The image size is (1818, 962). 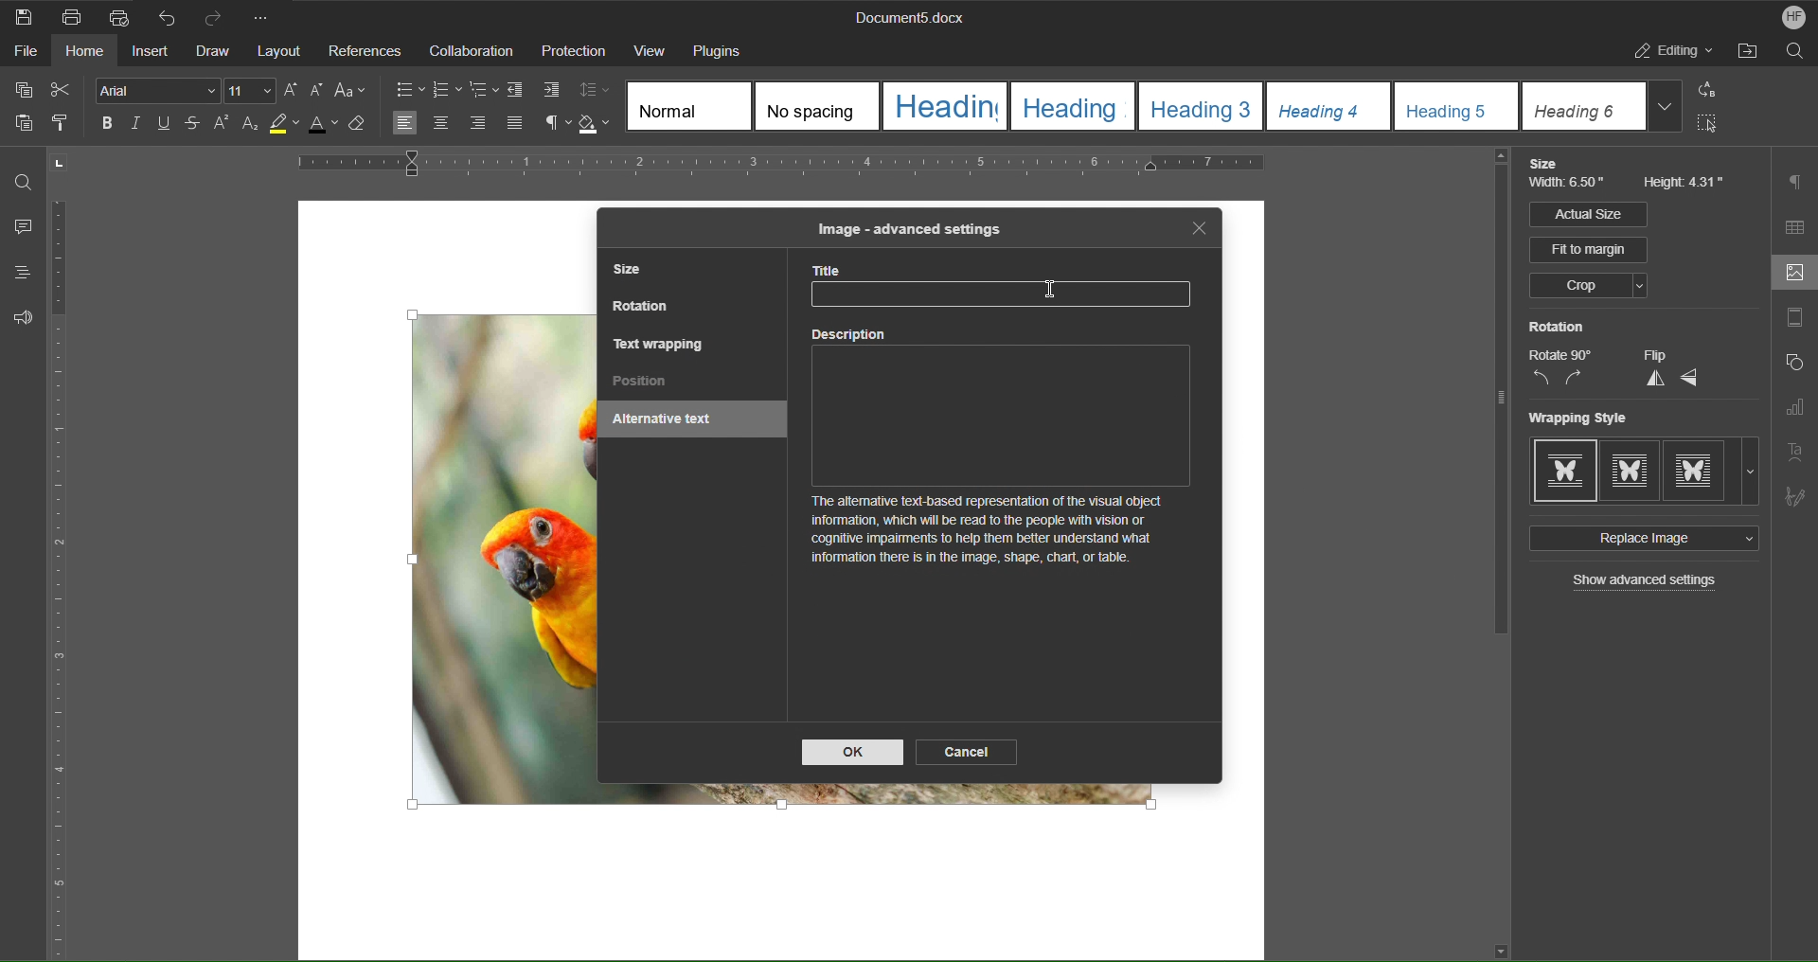 I want to click on Indents, so click(x=537, y=91).